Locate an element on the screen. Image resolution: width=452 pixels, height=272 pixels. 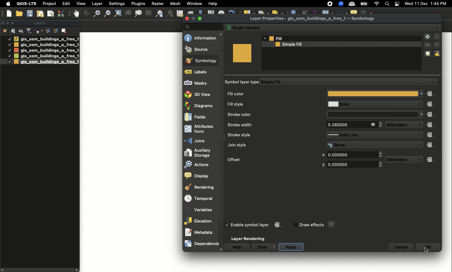
Edit is located at coordinates (66, 3).